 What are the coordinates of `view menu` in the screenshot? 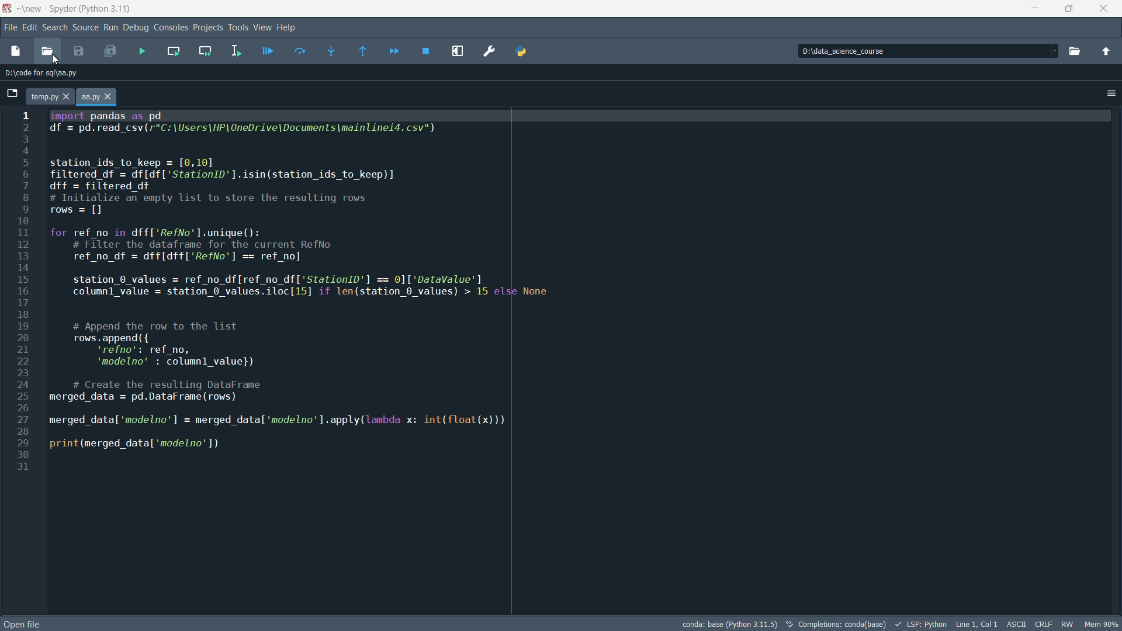 It's located at (264, 27).